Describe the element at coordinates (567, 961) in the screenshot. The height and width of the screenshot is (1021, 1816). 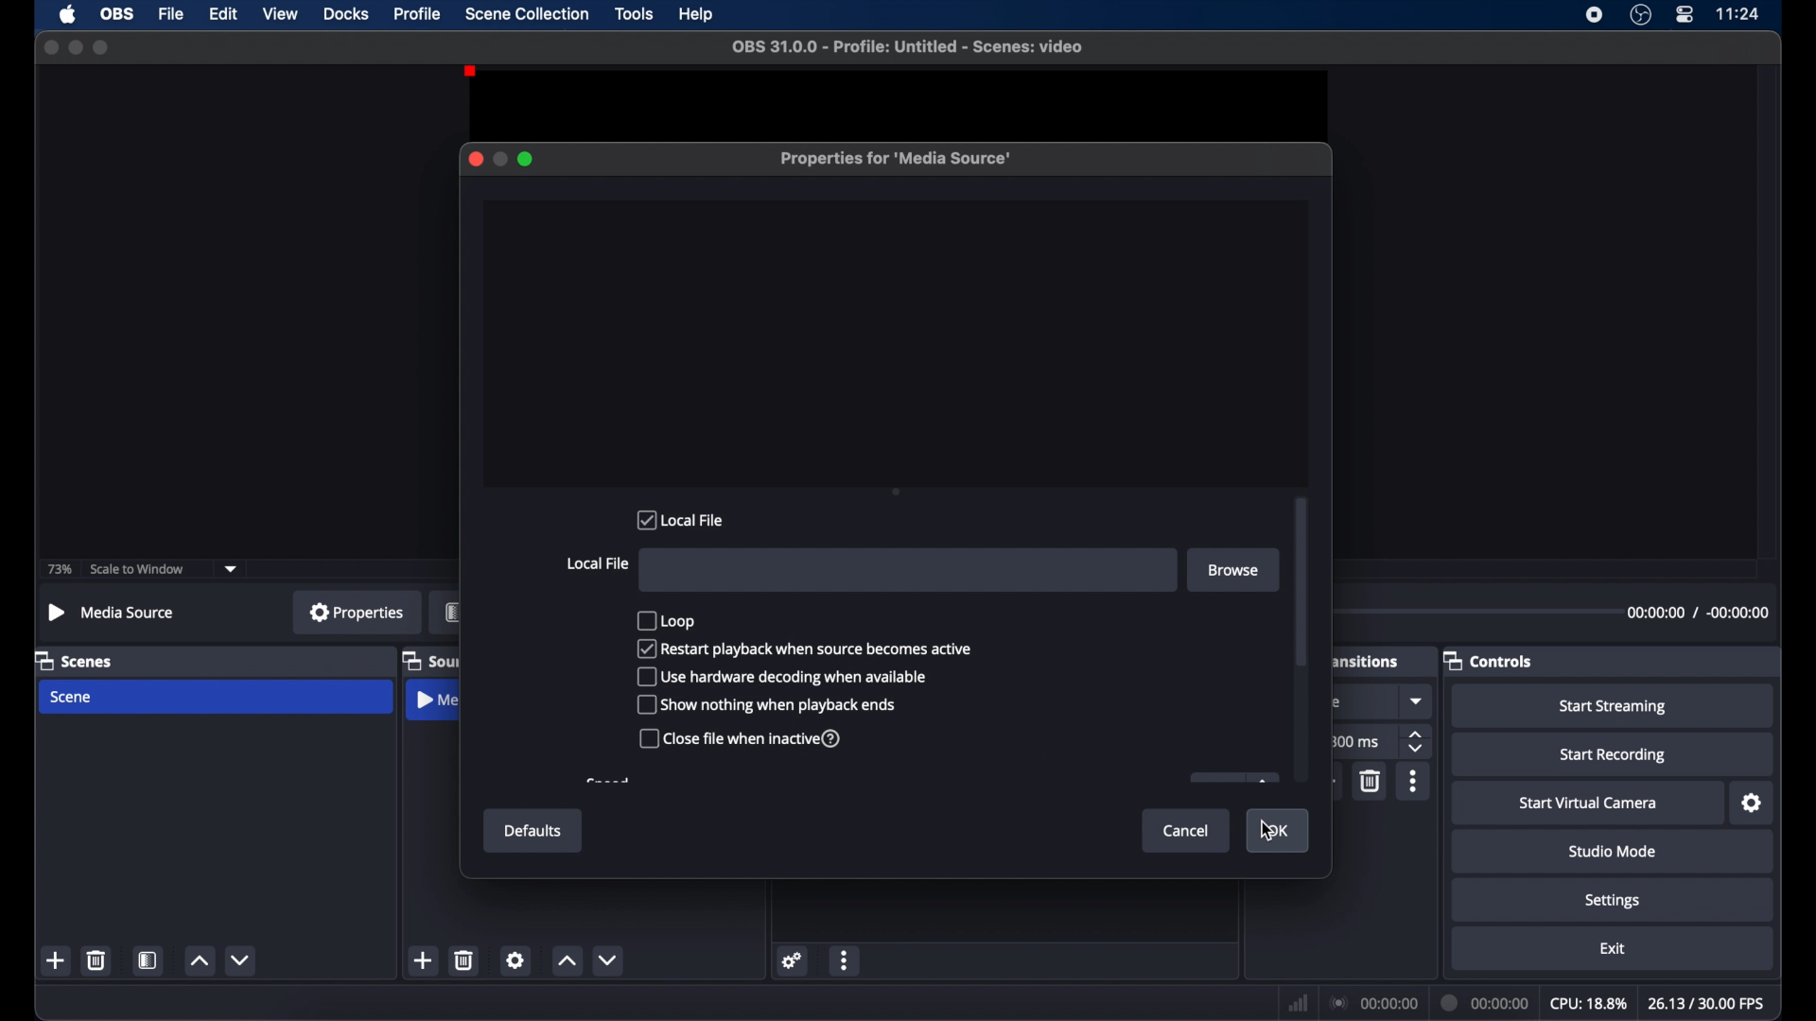
I see `increment` at that location.